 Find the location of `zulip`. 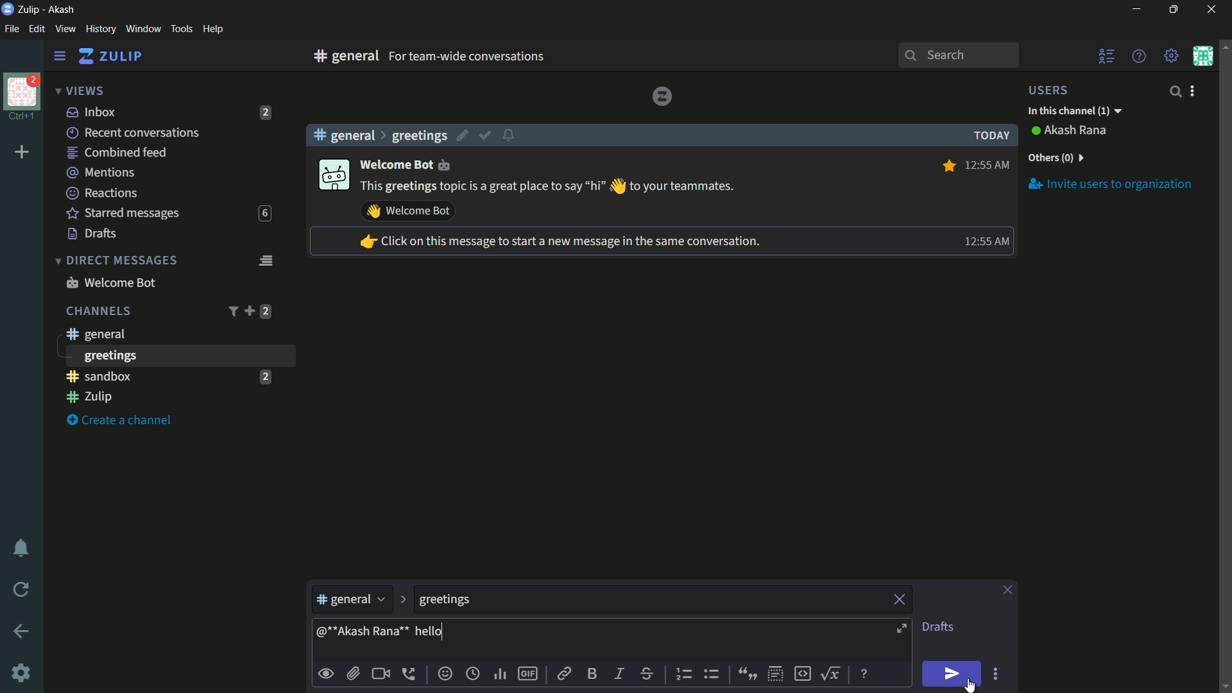

zulip is located at coordinates (110, 56).